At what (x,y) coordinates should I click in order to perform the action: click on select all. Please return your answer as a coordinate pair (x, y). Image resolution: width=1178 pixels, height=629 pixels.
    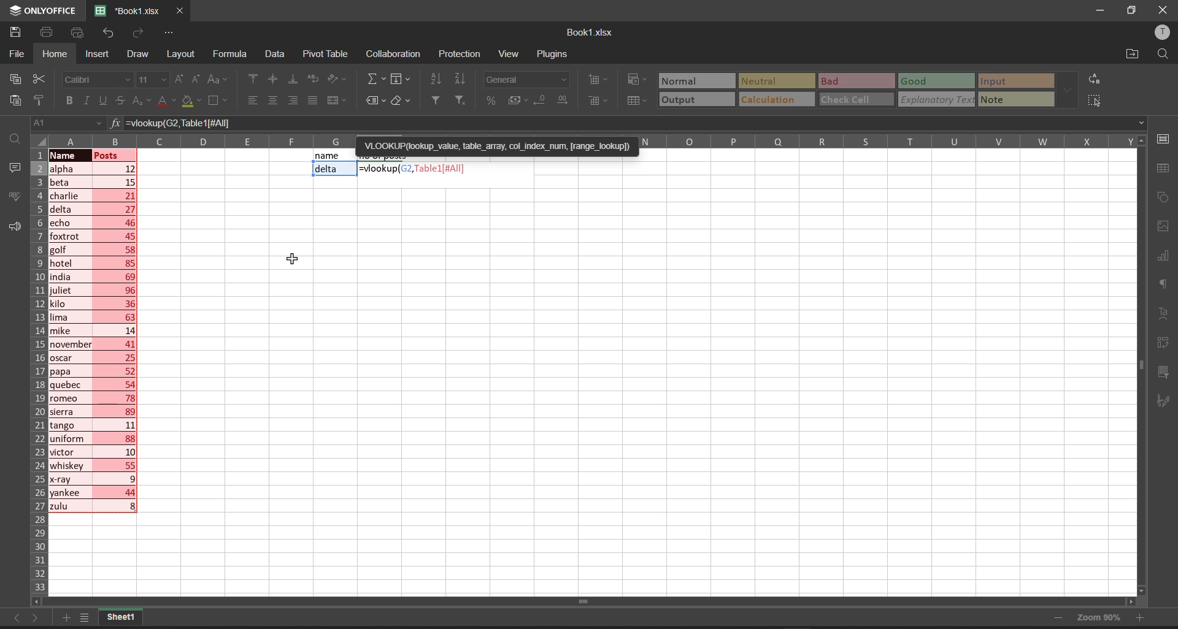
    Looking at the image, I should click on (39, 140).